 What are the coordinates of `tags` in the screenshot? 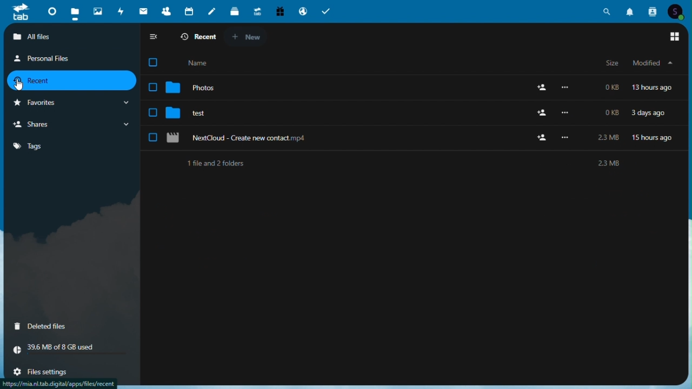 It's located at (39, 148).